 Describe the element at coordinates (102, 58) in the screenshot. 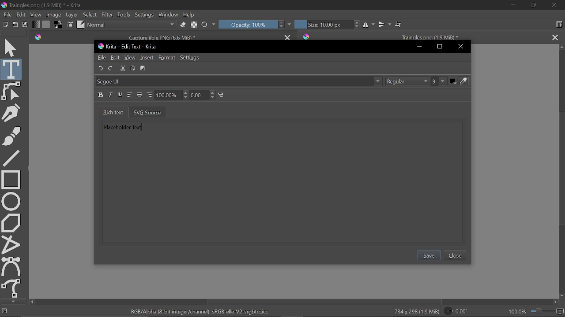

I see `File` at that location.